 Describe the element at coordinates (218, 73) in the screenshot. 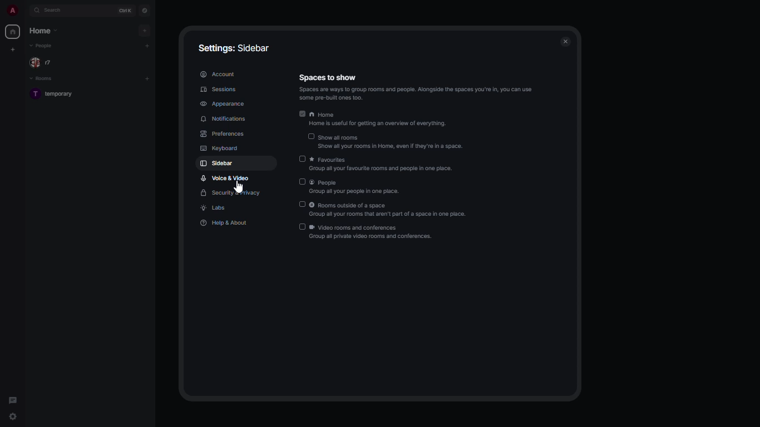

I see `account` at that location.